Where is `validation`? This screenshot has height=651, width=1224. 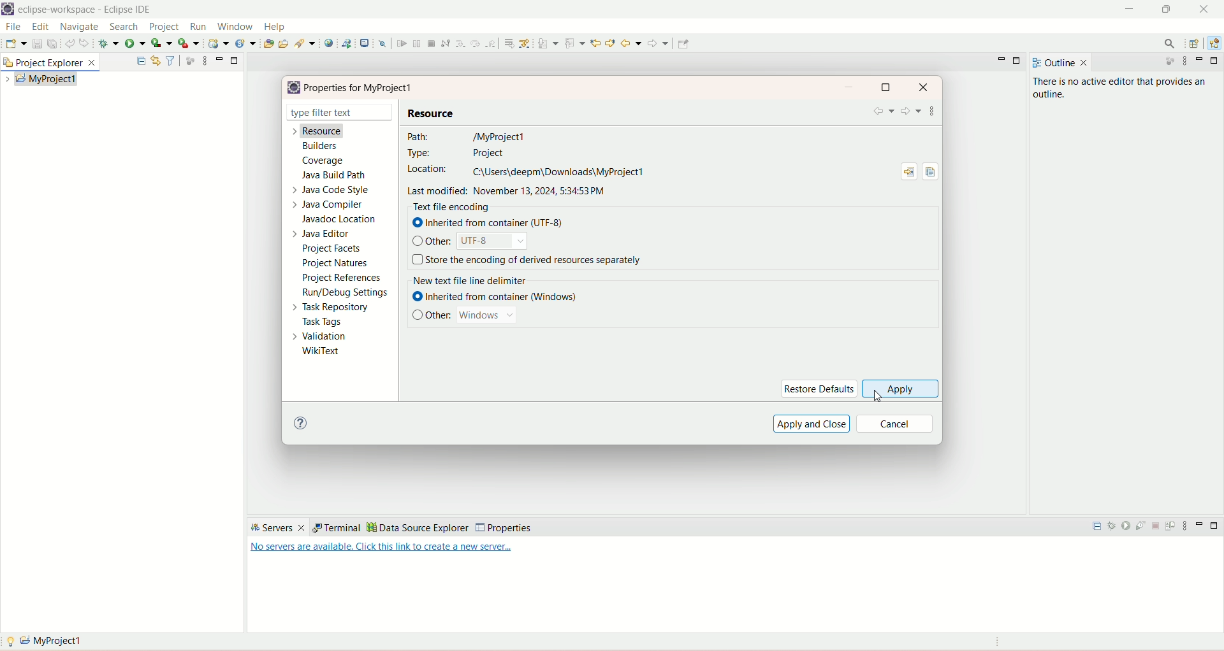 validation is located at coordinates (317, 337).